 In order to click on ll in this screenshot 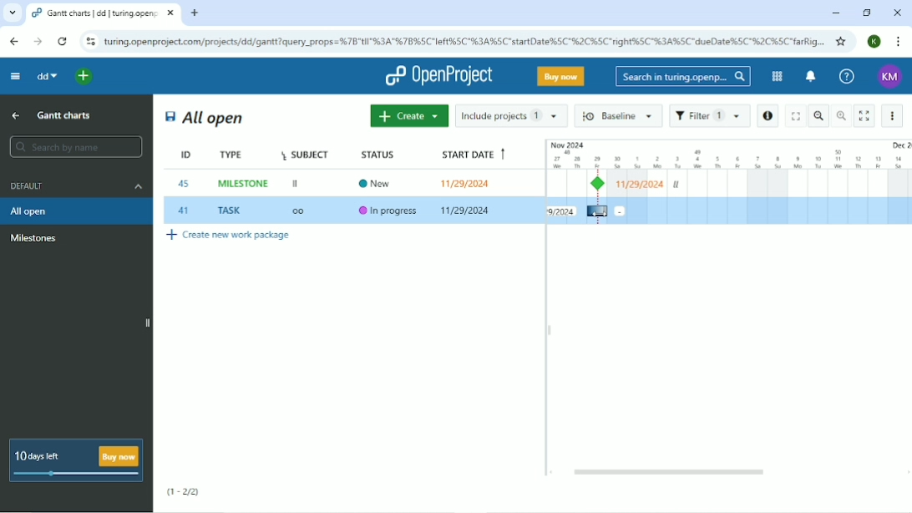, I will do `click(676, 185)`.